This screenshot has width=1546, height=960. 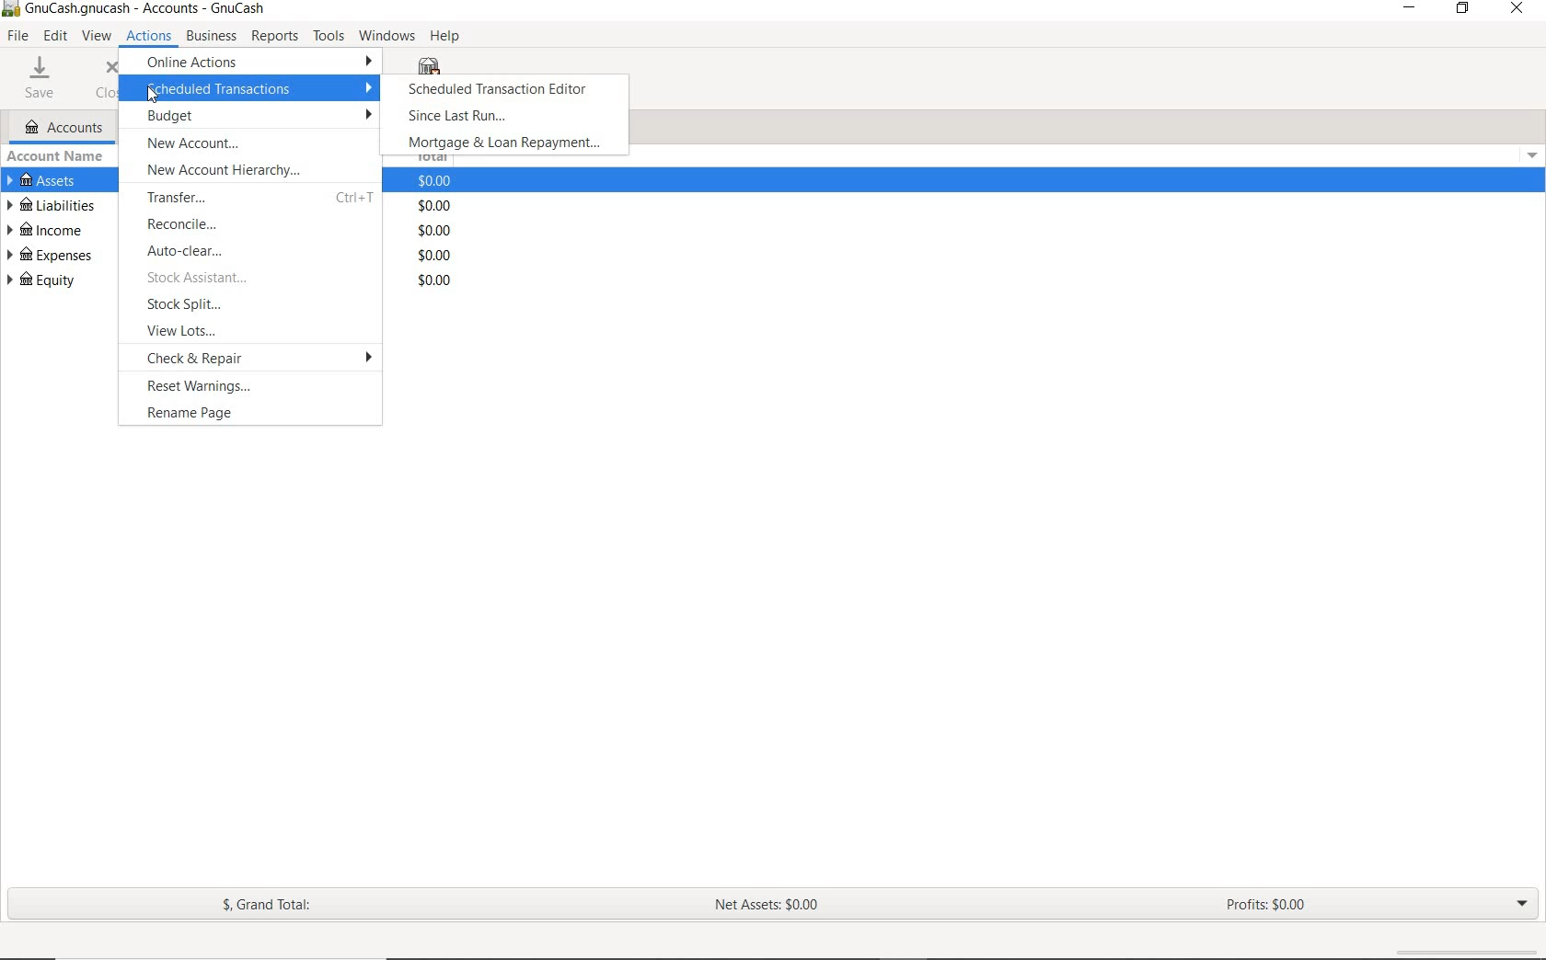 I want to click on BUSINESS, so click(x=211, y=37).